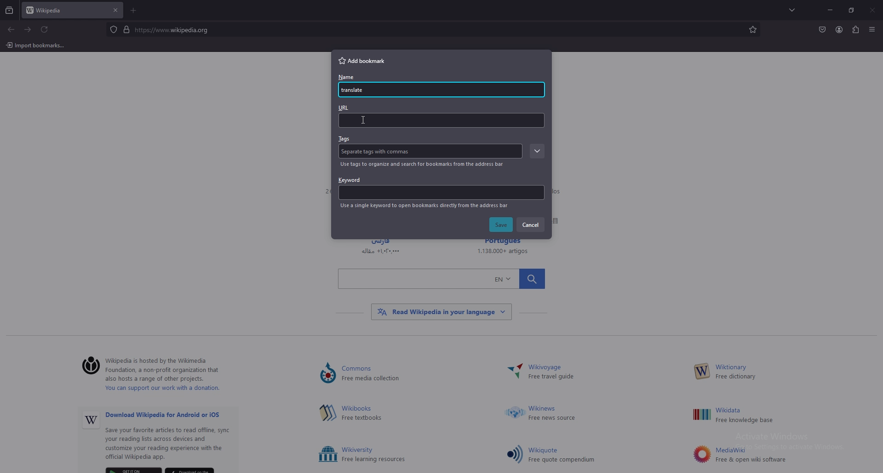  I want to click on backward, so click(11, 30).